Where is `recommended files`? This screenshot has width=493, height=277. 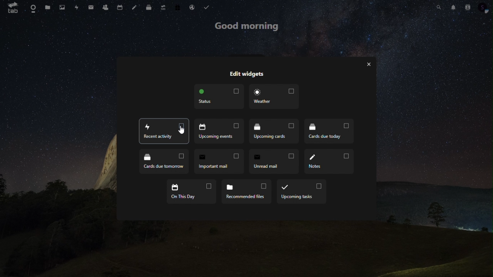 recommended files is located at coordinates (248, 191).